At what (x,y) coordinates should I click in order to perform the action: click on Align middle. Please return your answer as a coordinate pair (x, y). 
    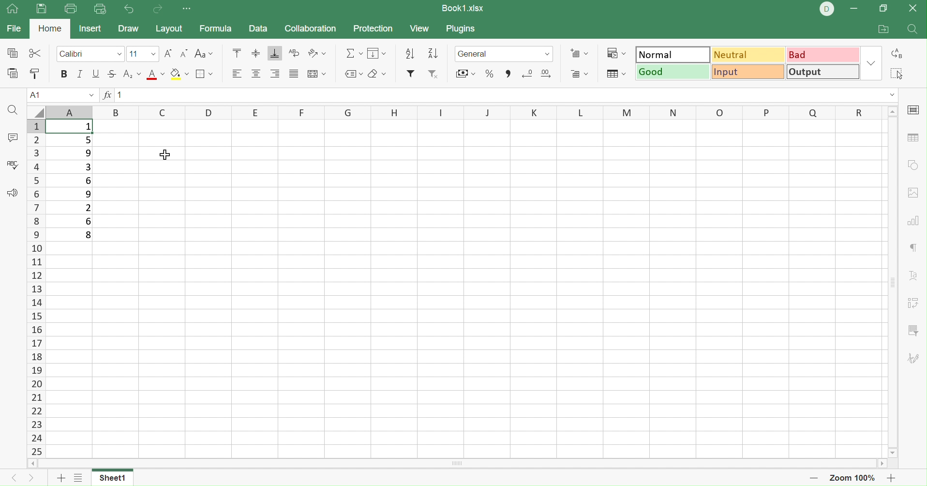
    Looking at the image, I should click on (258, 74).